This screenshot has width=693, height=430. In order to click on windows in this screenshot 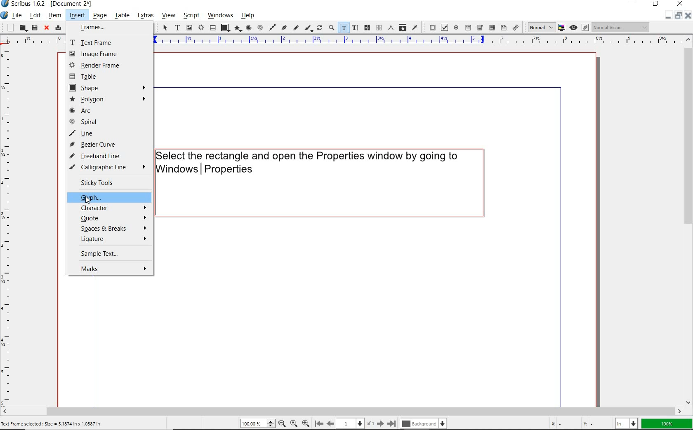, I will do `click(220, 15)`.